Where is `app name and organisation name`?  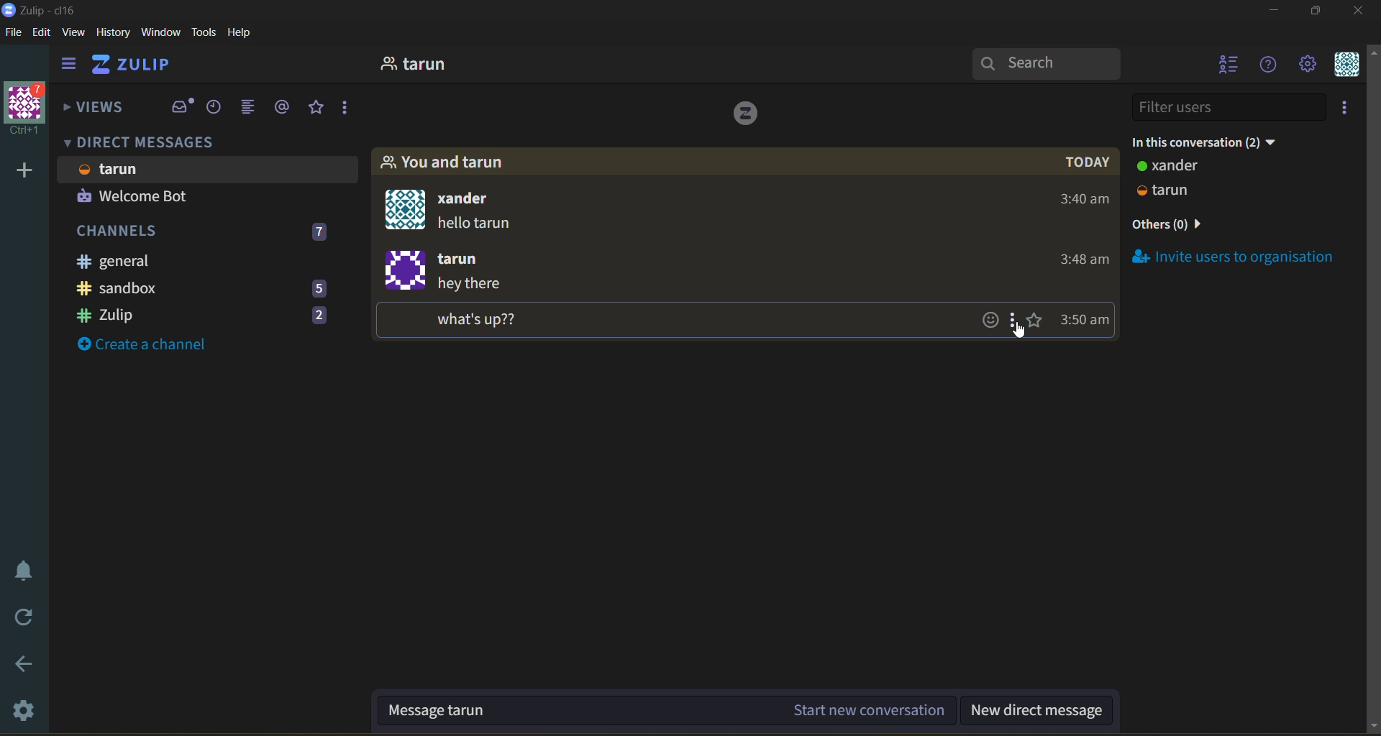 app name and organisation name is located at coordinates (42, 10).